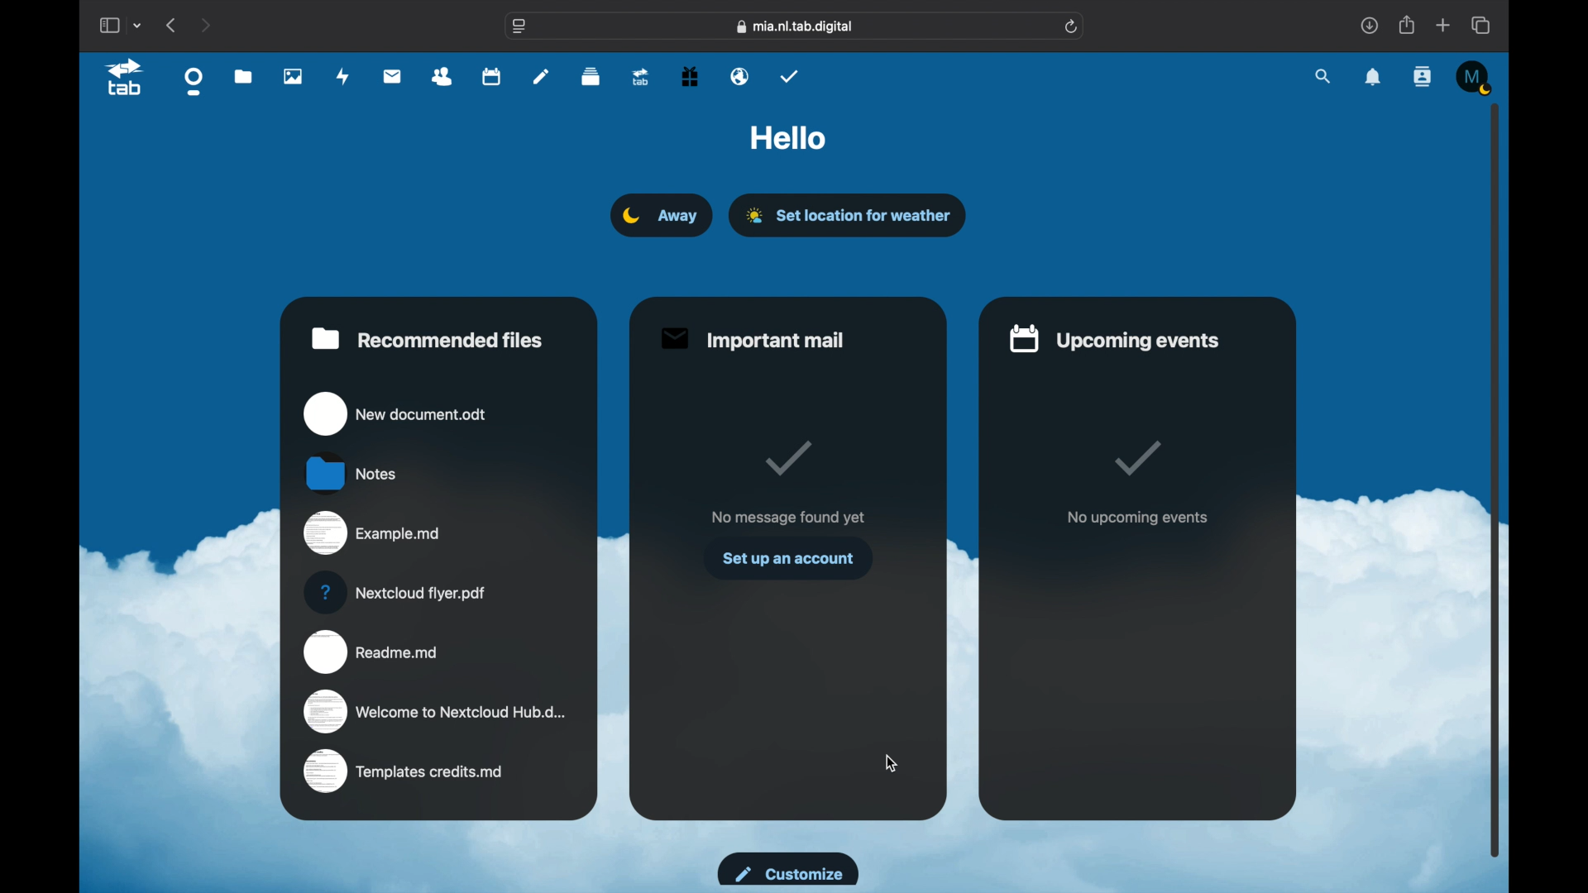 Image resolution: width=1588 pixels, height=893 pixels. What do you see at coordinates (1374, 78) in the screenshot?
I see `notifications` at bounding box center [1374, 78].